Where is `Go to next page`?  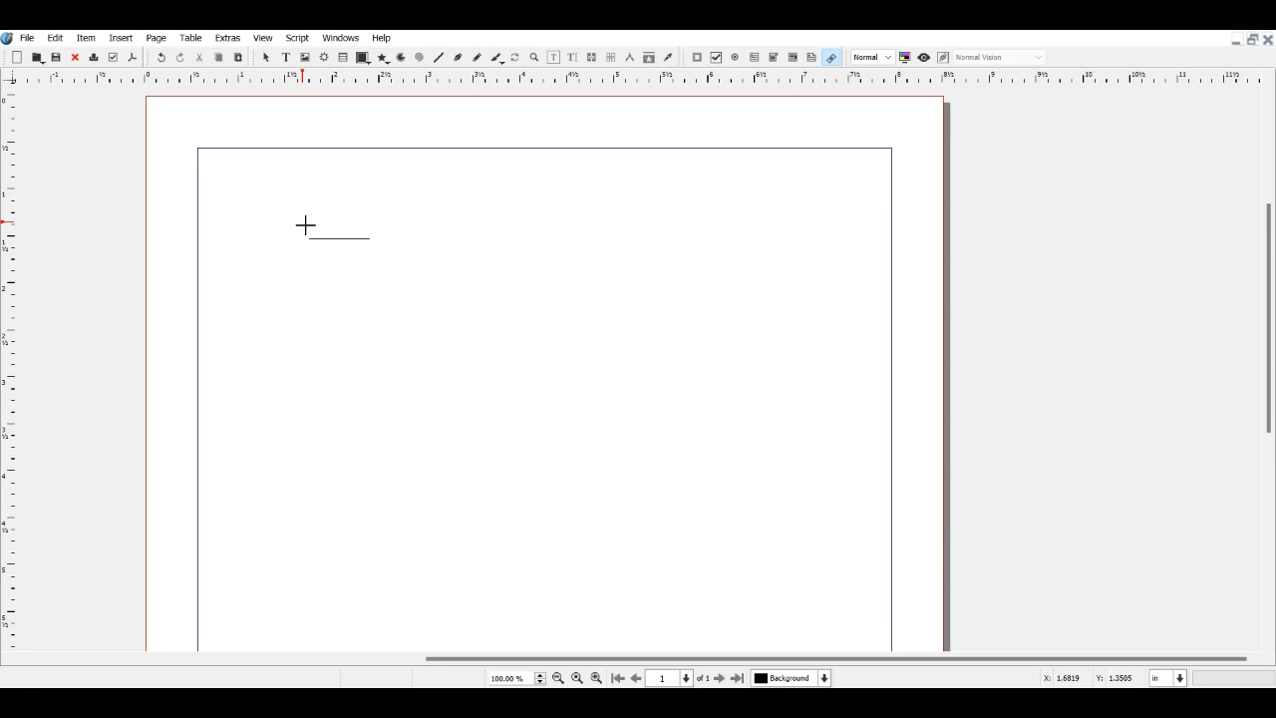
Go to next page is located at coordinates (721, 678).